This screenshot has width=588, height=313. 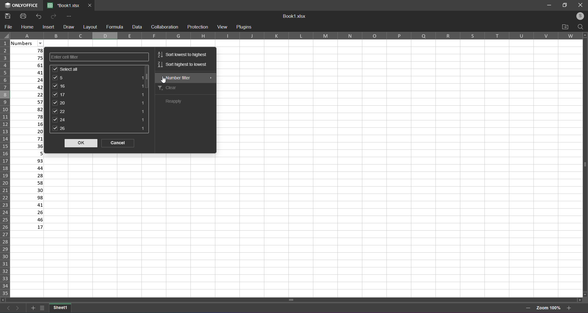 What do you see at coordinates (90, 6) in the screenshot?
I see `Close Tab` at bounding box center [90, 6].